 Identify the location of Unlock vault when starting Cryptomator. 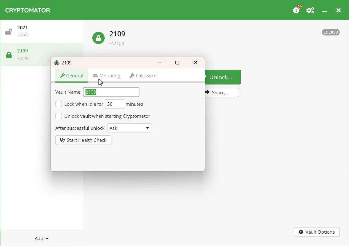
(102, 116).